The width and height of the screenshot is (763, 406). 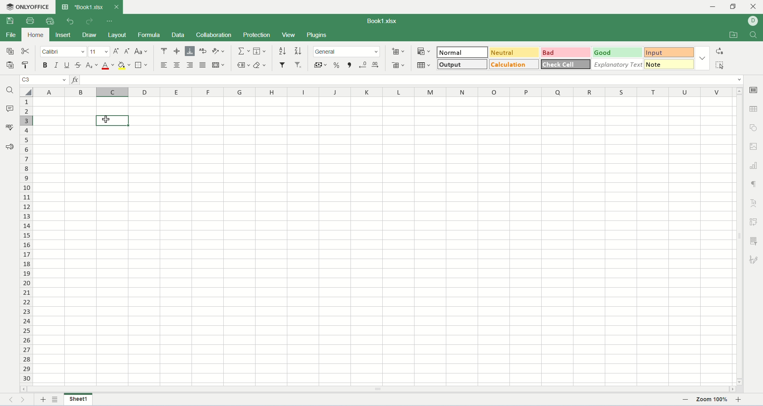 I want to click on orientation, so click(x=220, y=50).